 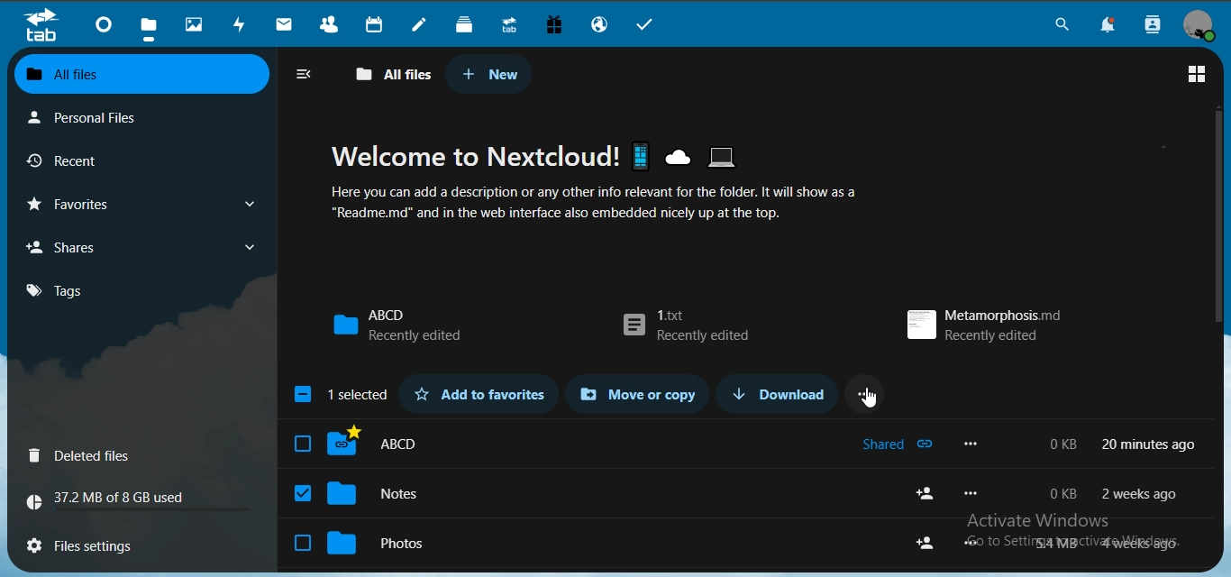 What do you see at coordinates (985, 322) in the screenshot?
I see `metamorphosis.md recently edited` at bounding box center [985, 322].